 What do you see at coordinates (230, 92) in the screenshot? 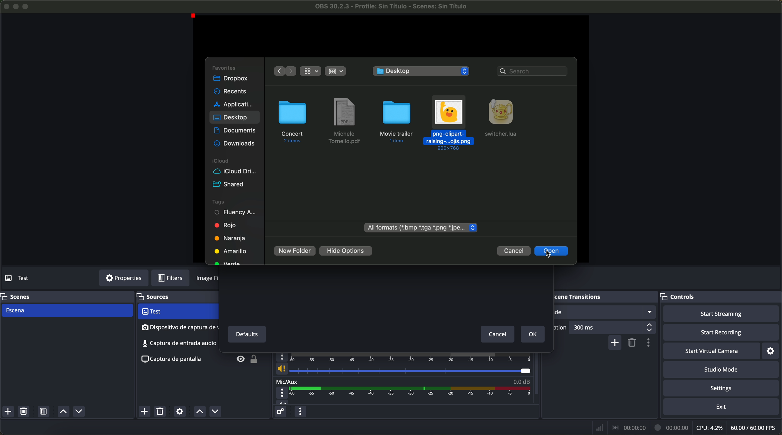
I see `recents` at bounding box center [230, 92].